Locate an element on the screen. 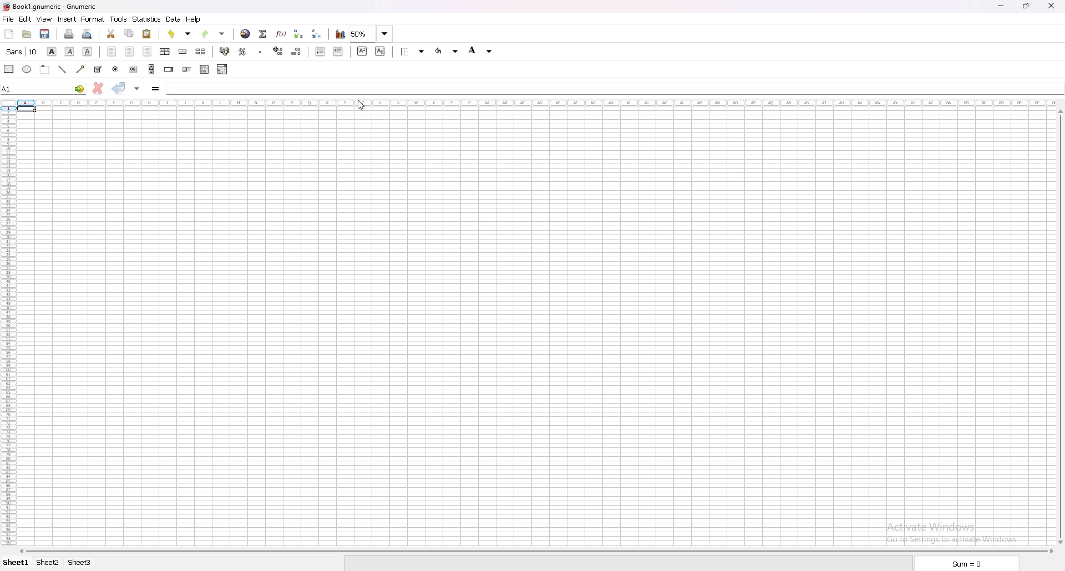 Image resolution: width=1065 pixels, height=571 pixels. sort ascending is located at coordinates (299, 34).